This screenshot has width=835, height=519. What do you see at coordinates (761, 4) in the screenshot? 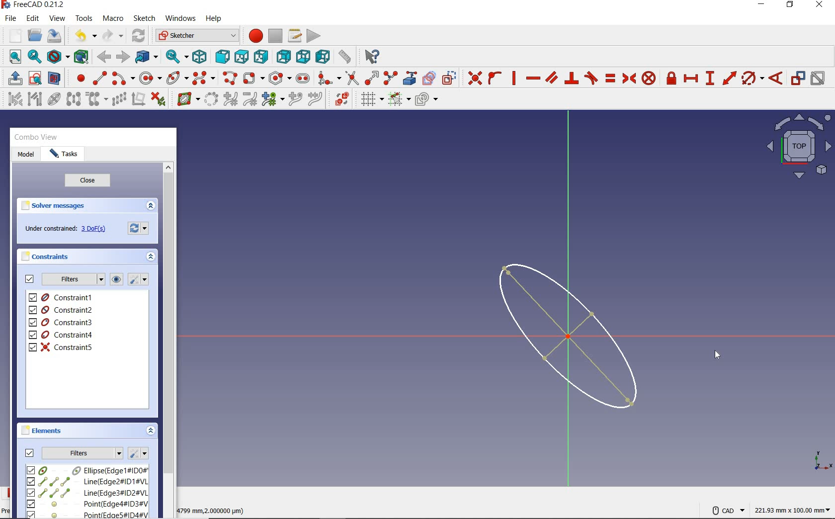
I see `minimize` at bounding box center [761, 4].